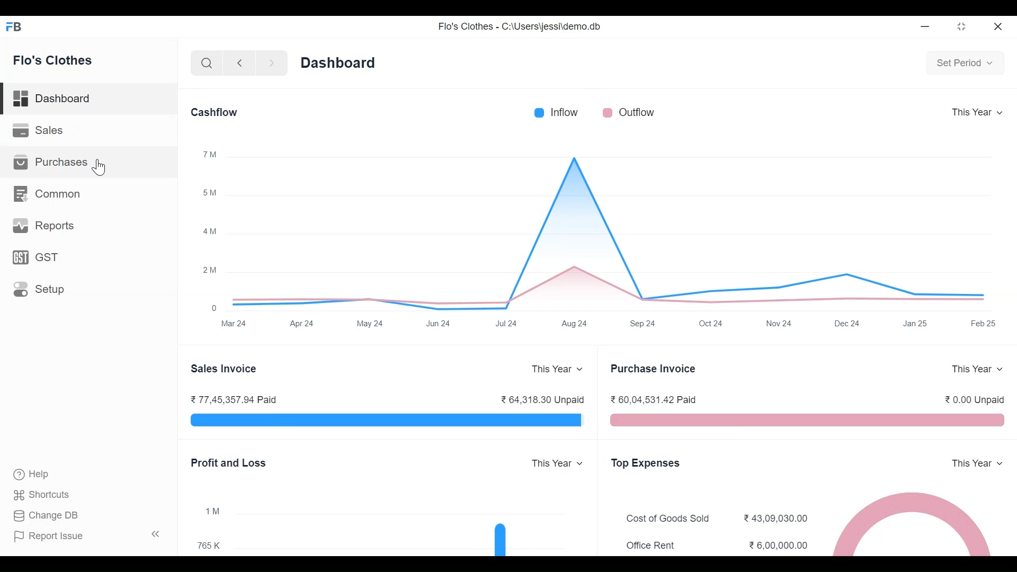 The height and width of the screenshot is (572, 1017). What do you see at coordinates (644, 323) in the screenshot?
I see `Sep 24` at bounding box center [644, 323].